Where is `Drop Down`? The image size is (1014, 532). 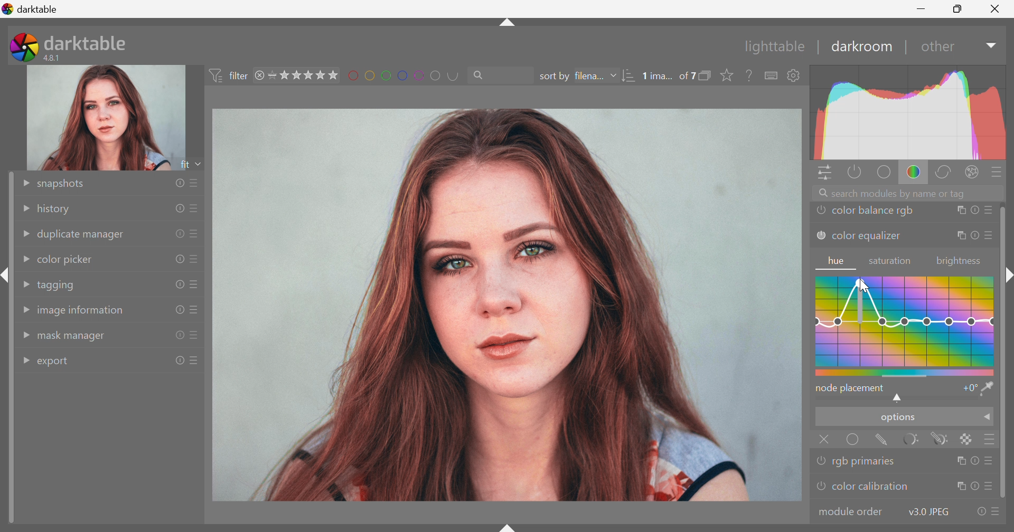 Drop Down is located at coordinates (23, 284).